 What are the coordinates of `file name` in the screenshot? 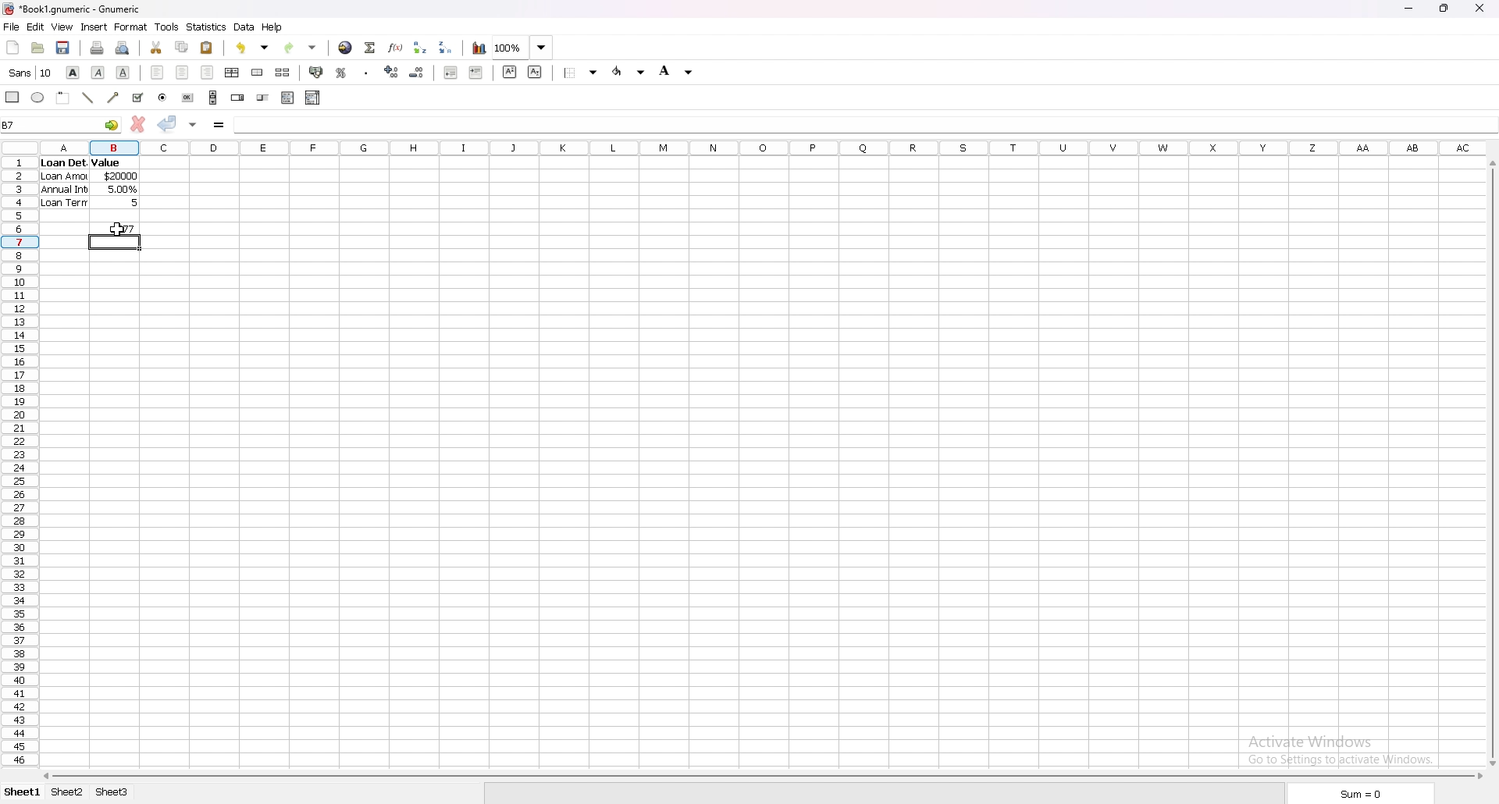 It's located at (73, 9).